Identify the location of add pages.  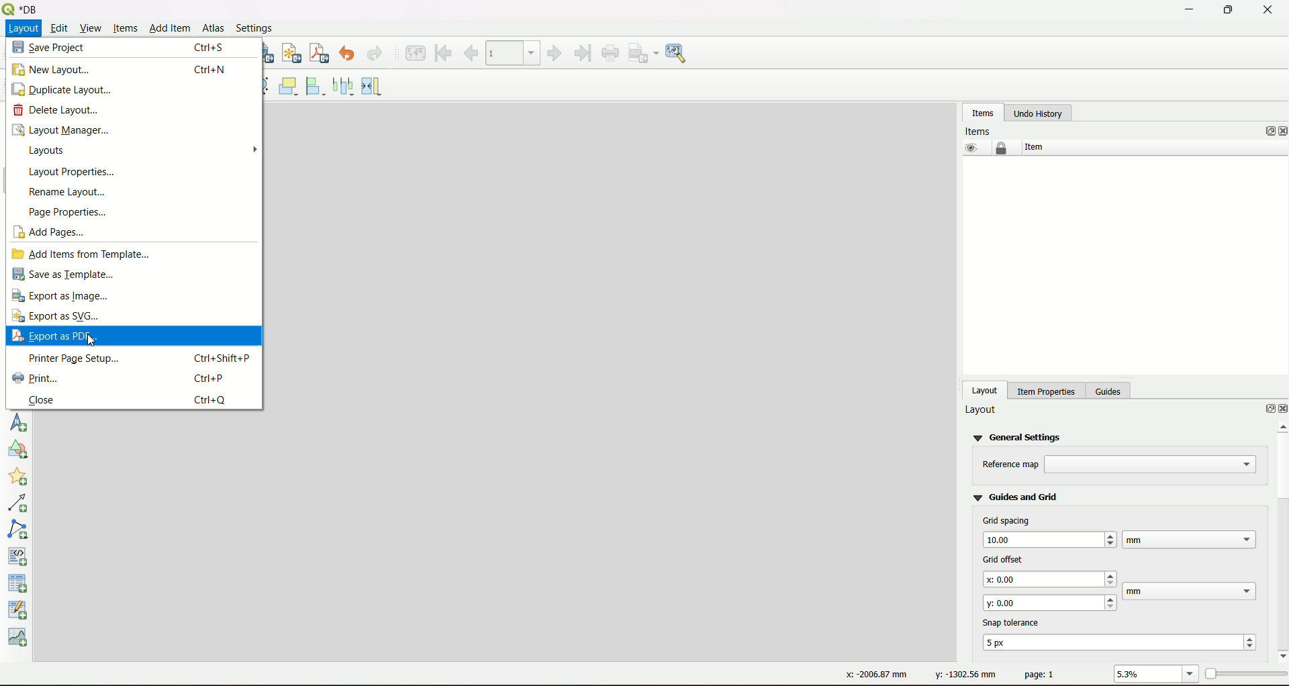
(51, 232).